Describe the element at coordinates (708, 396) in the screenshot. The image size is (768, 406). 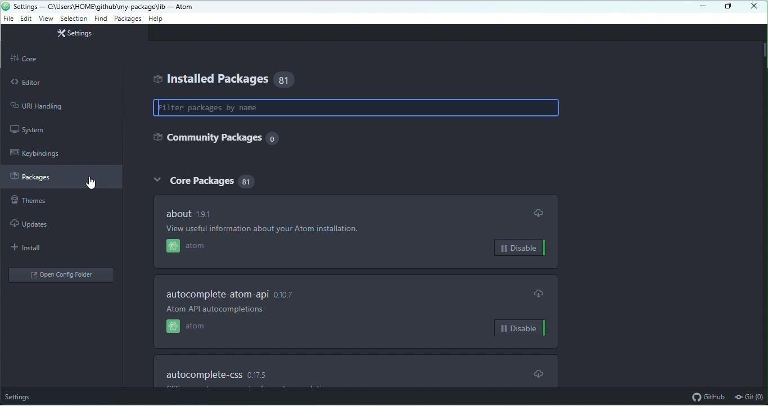
I see `github` at that location.